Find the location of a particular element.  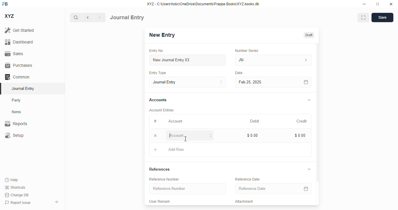

cursor is located at coordinates (186, 139).